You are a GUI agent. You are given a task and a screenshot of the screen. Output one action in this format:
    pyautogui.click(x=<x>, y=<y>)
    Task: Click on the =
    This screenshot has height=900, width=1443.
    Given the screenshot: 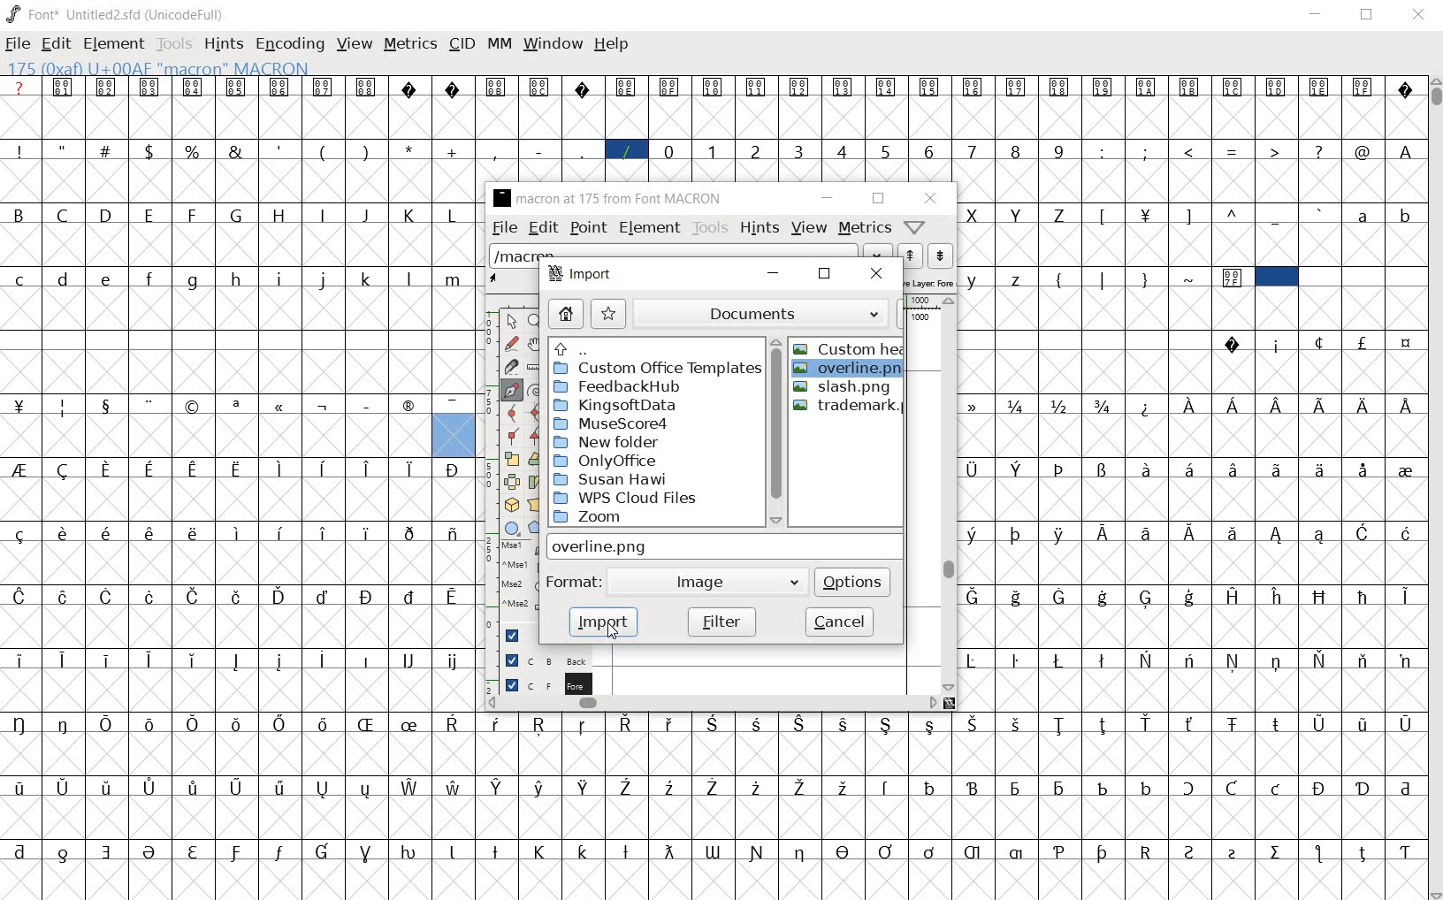 What is the action you would take?
    pyautogui.click(x=1235, y=150)
    